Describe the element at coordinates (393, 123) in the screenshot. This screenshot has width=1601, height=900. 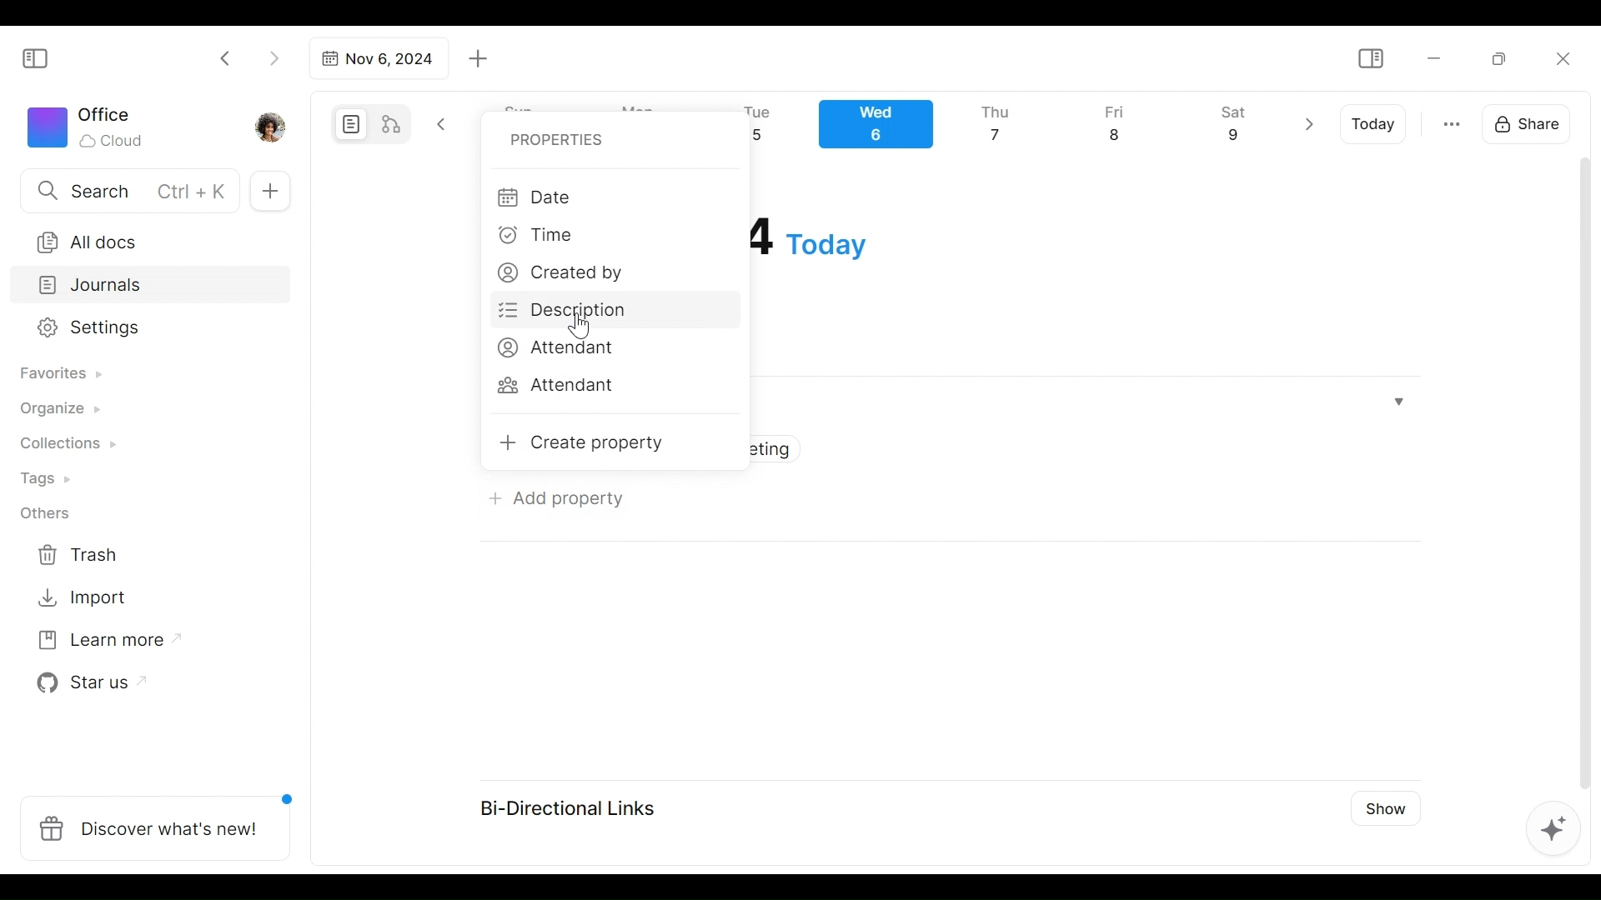
I see `Edgeless mode` at that location.